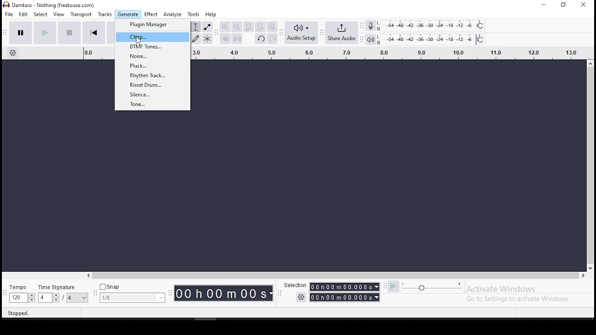 The image size is (596, 335). Describe the element at coordinates (41, 15) in the screenshot. I see `select` at that location.